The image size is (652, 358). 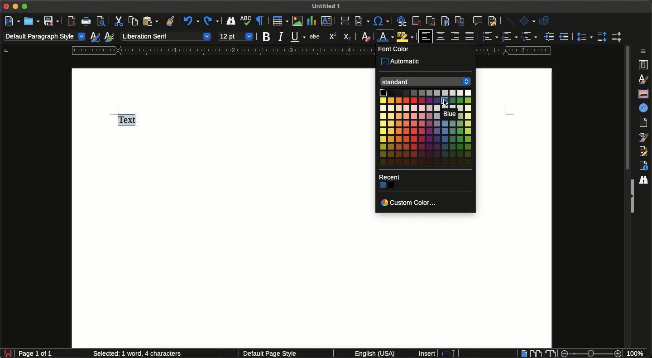 What do you see at coordinates (645, 108) in the screenshot?
I see `Navigator` at bounding box center [645, 108].